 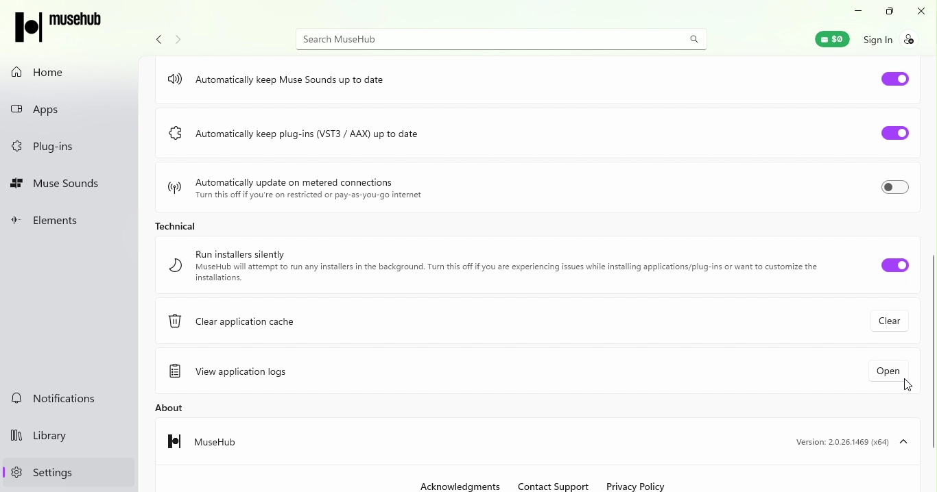 I want to click on Version, so click(x=849, y=440).